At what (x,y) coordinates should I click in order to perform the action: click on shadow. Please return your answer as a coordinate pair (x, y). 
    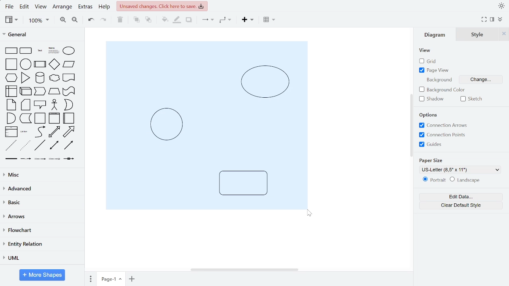
    Looking at the image, I should click on (188, 20).